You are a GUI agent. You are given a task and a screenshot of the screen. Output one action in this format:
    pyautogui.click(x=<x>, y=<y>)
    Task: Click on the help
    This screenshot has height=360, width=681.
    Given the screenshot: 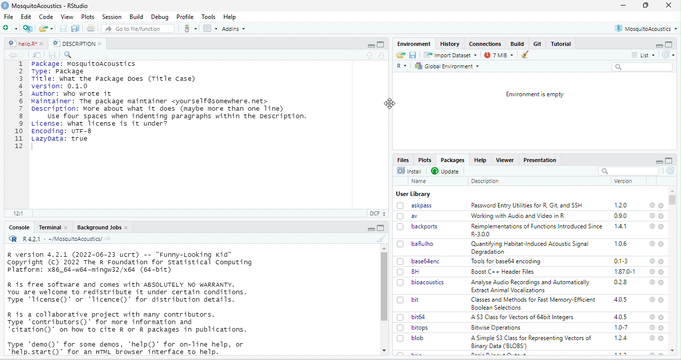 What is the action you would take?
    pyautogui.click(x=651, y=216)
    